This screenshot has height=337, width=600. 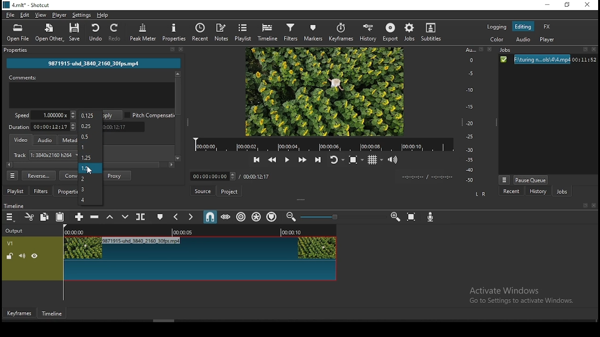 What do you see at coordinates (28, 217) in the screenshot?
I see `cut` at bounding box center [28, 217].